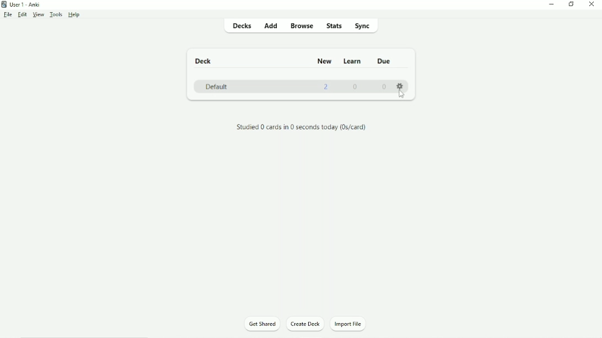  I want to click on Decks, so click(240, 25).